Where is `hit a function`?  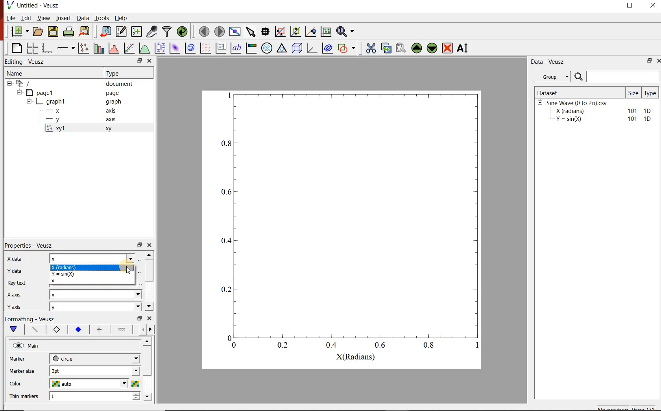
hit a function is located at coordinates (130, 48).